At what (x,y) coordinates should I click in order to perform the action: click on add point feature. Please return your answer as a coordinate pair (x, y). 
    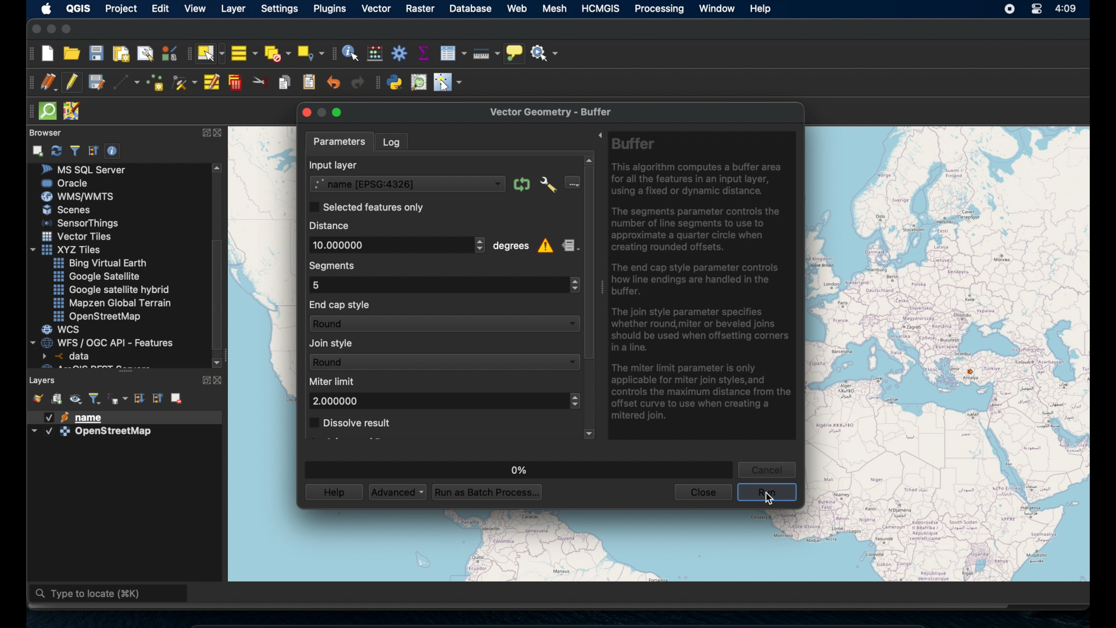
    Looking at the image, I should click on (156, 81).